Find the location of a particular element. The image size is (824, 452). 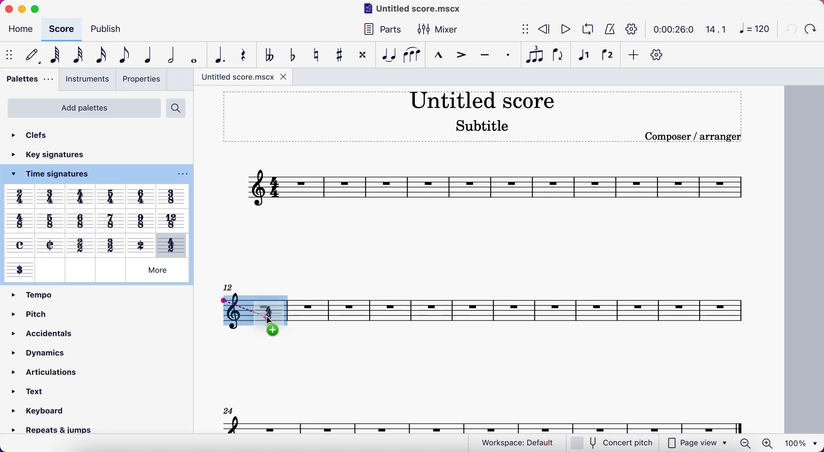

home is located at coordinates (18, 31).